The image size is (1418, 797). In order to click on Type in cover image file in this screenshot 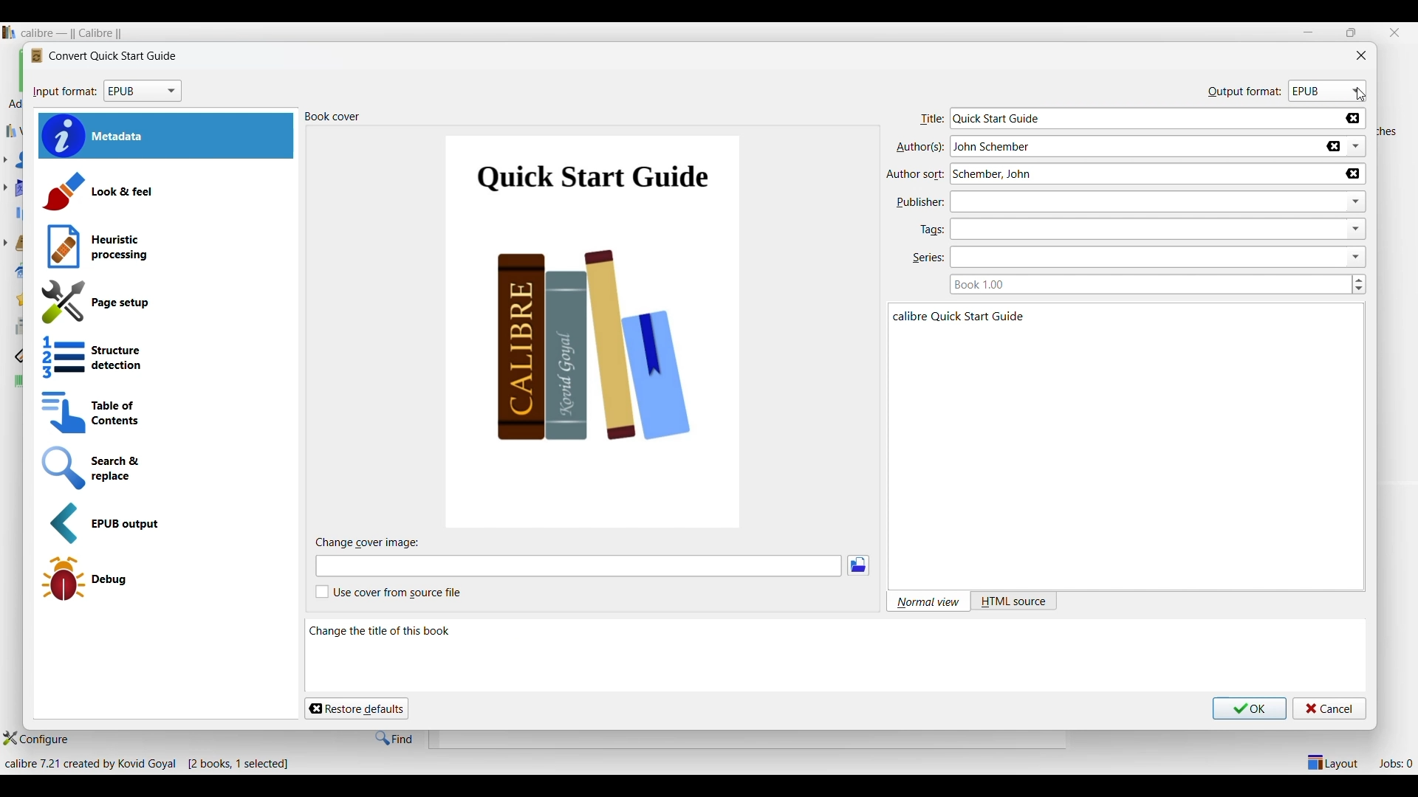, I will do `click(578, 566)`.